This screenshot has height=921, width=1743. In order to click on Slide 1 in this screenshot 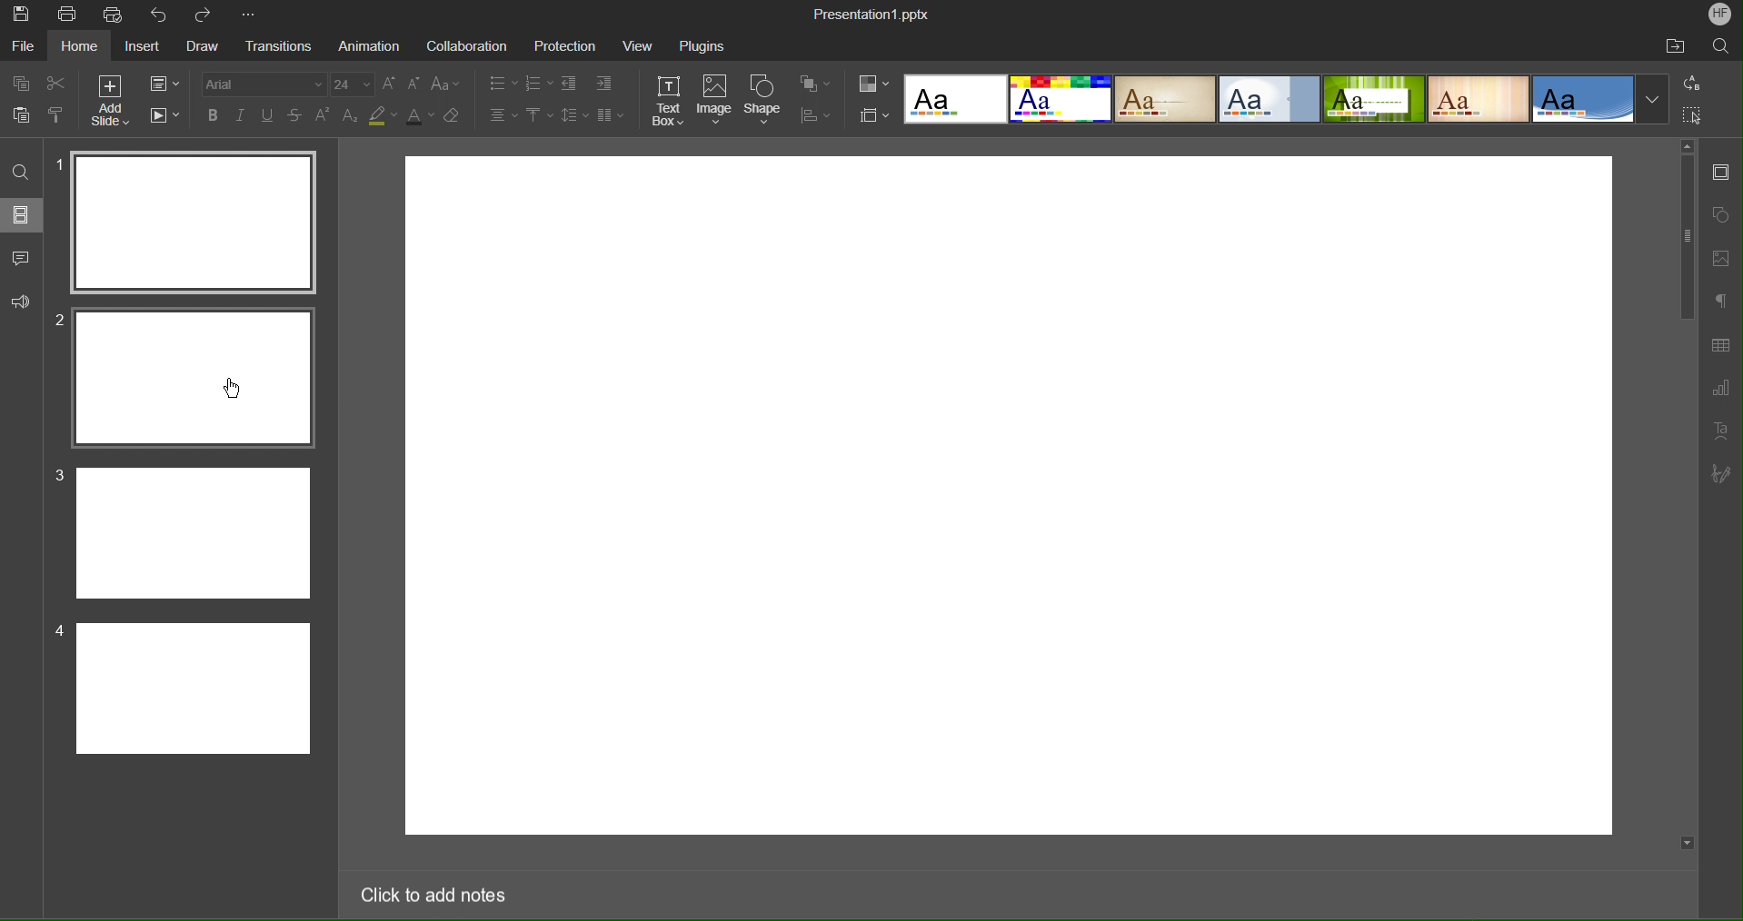, I will do `click(195, 219)`.